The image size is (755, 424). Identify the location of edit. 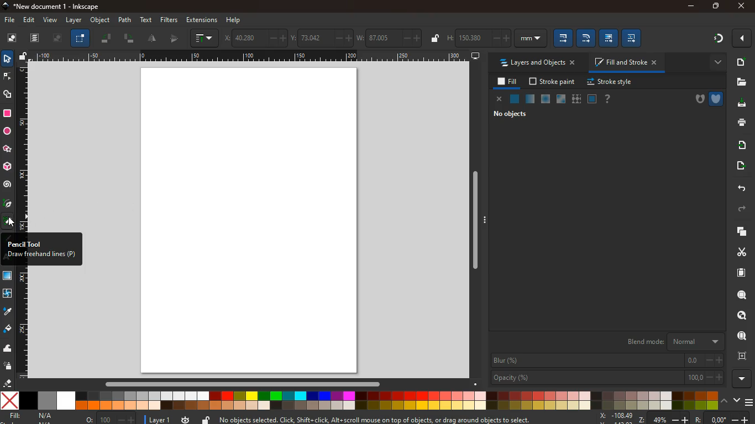
(563, 38).